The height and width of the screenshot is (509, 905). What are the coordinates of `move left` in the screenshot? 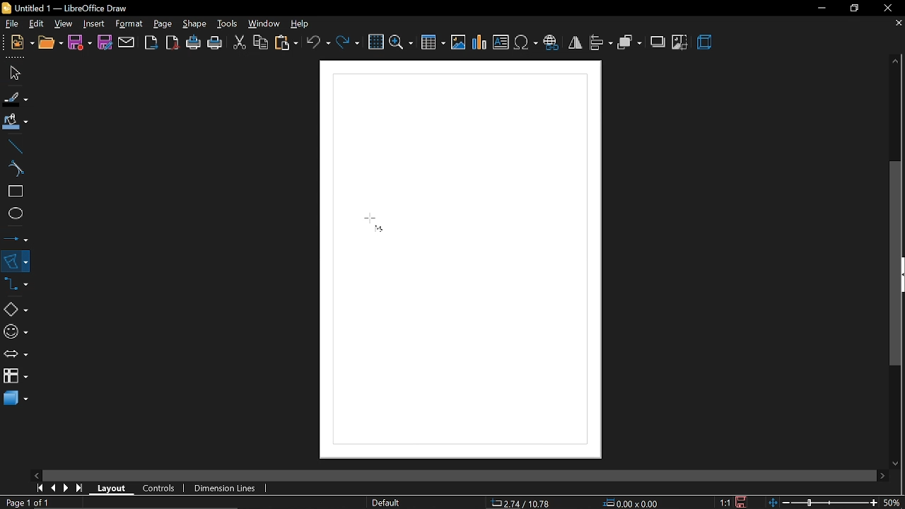 It's located at (36, 474).